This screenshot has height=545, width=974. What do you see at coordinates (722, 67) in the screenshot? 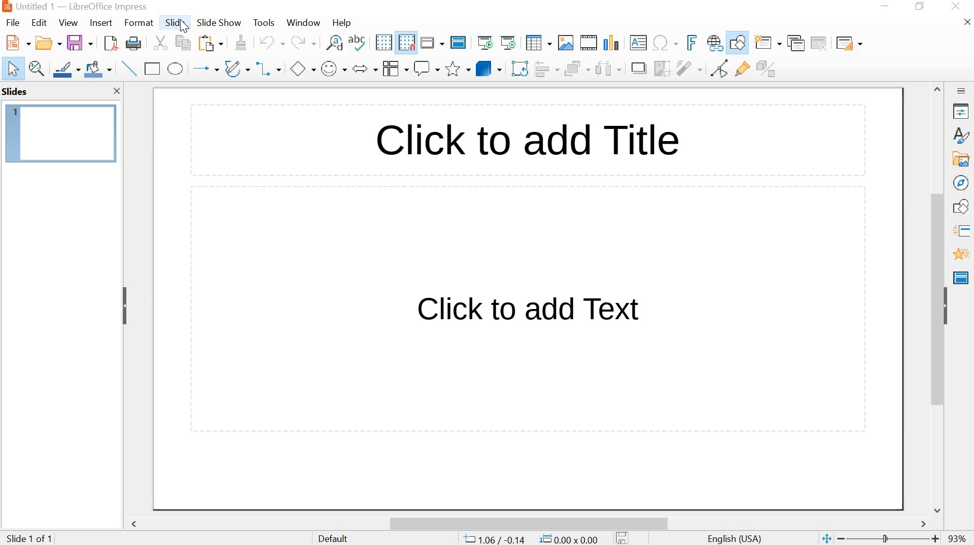
I see `Toggle Point Edit Mode` at bounding box center [722, 67].